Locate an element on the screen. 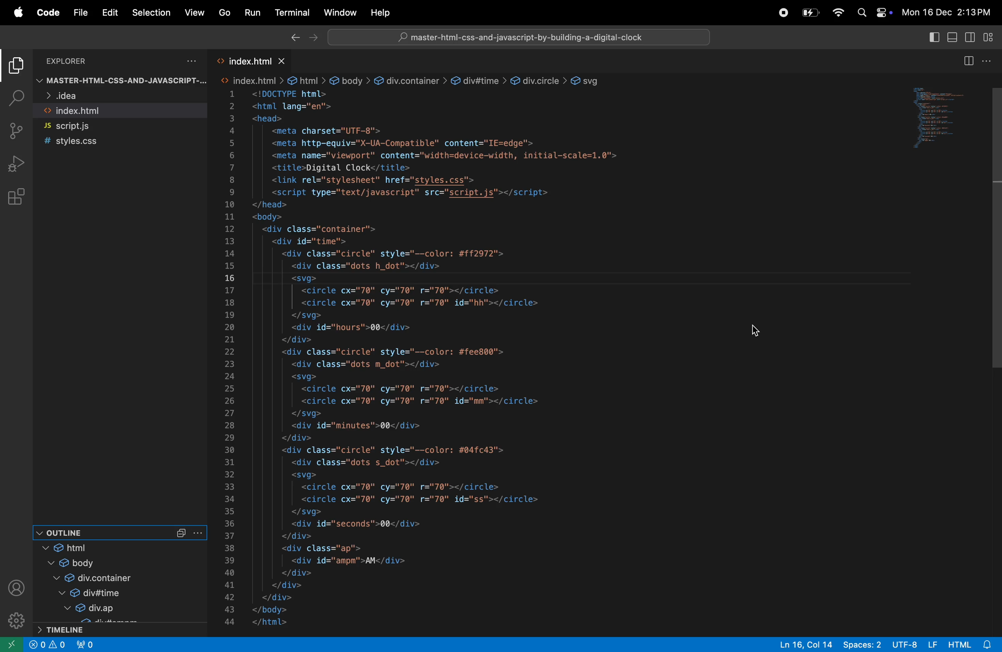  code is located at coordinates (46, 13).